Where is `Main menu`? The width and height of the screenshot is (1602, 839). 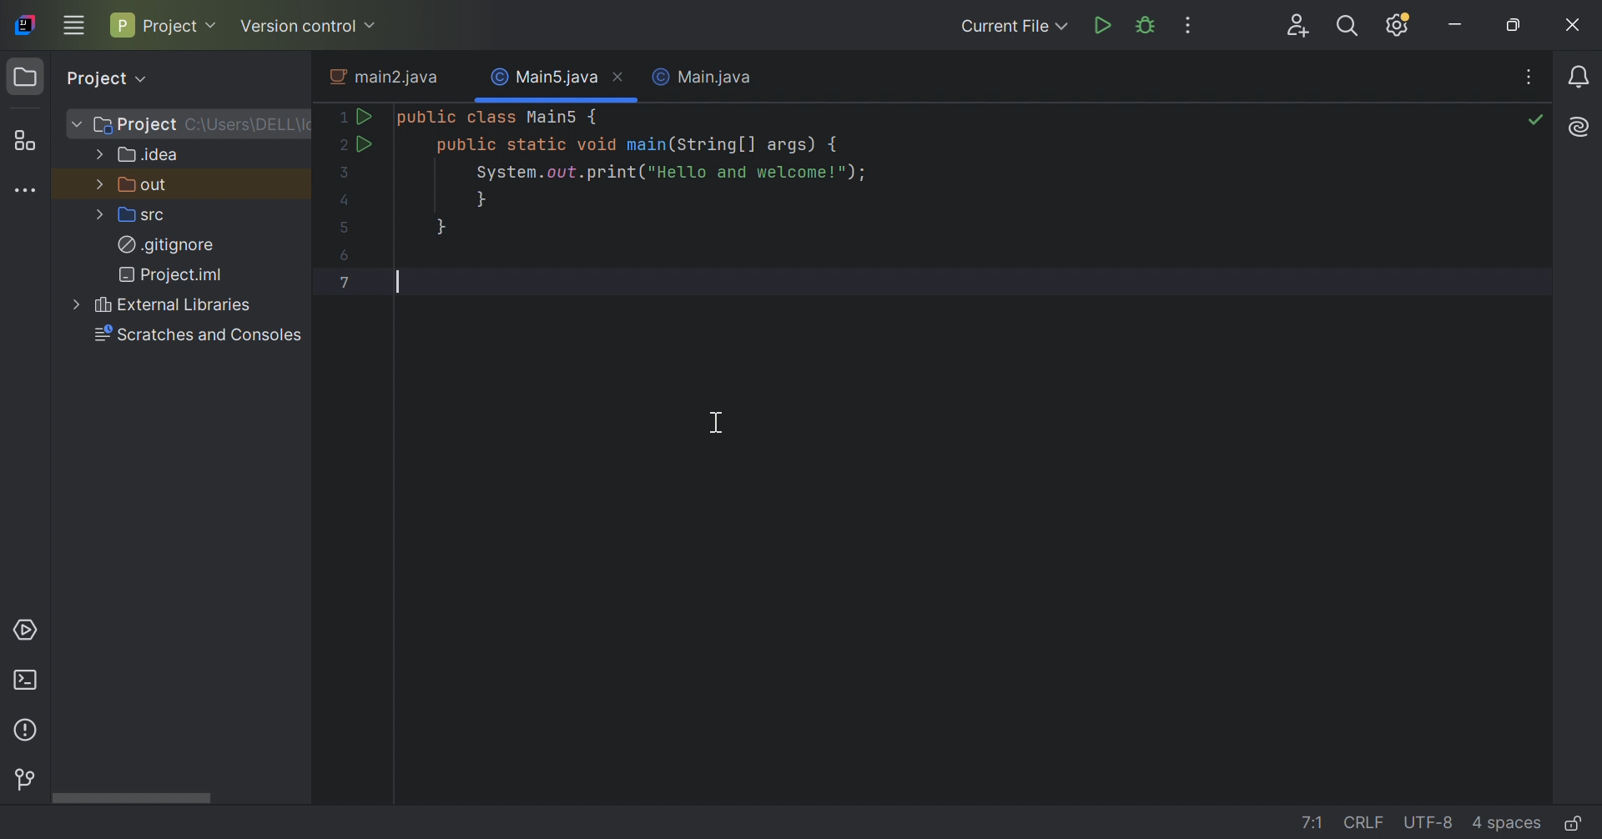 Main menu is located at coordinates (76, 25).